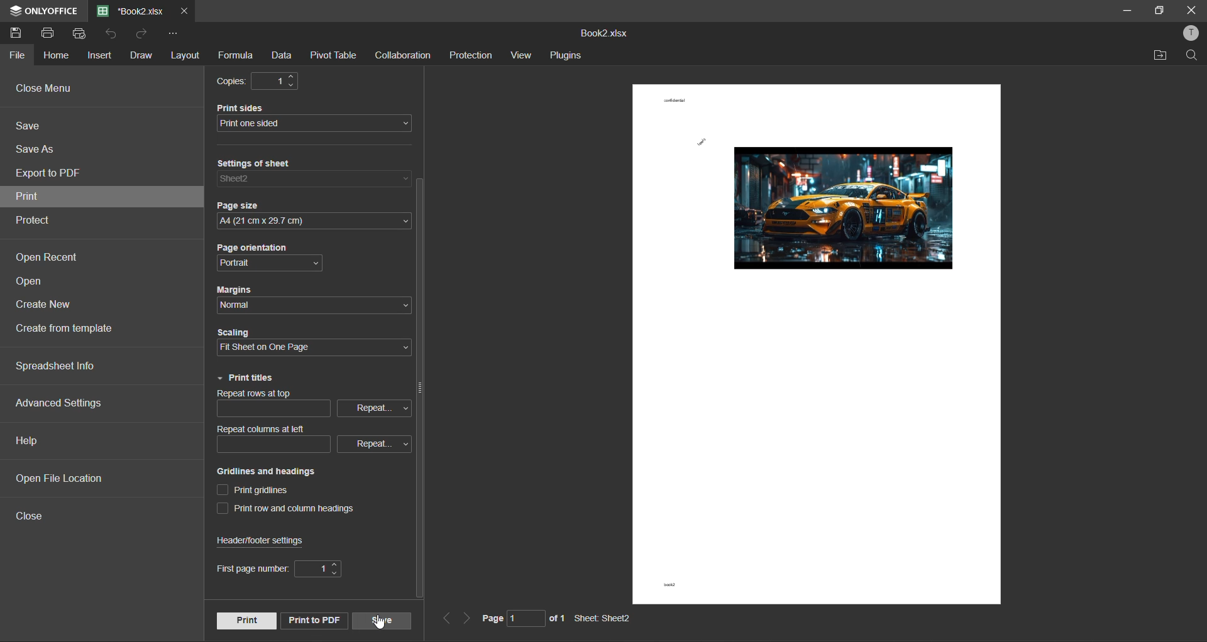  Describe the element at coordinates (250, 378) in the screenshot. I see `print titles` at that location.